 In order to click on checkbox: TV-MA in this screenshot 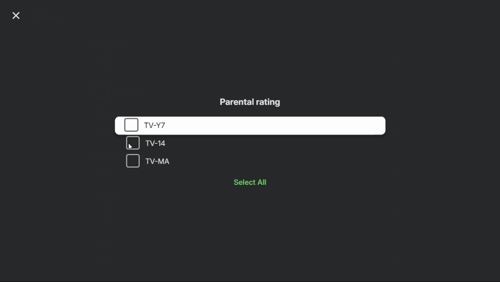, I will do `click(187, 161)`.